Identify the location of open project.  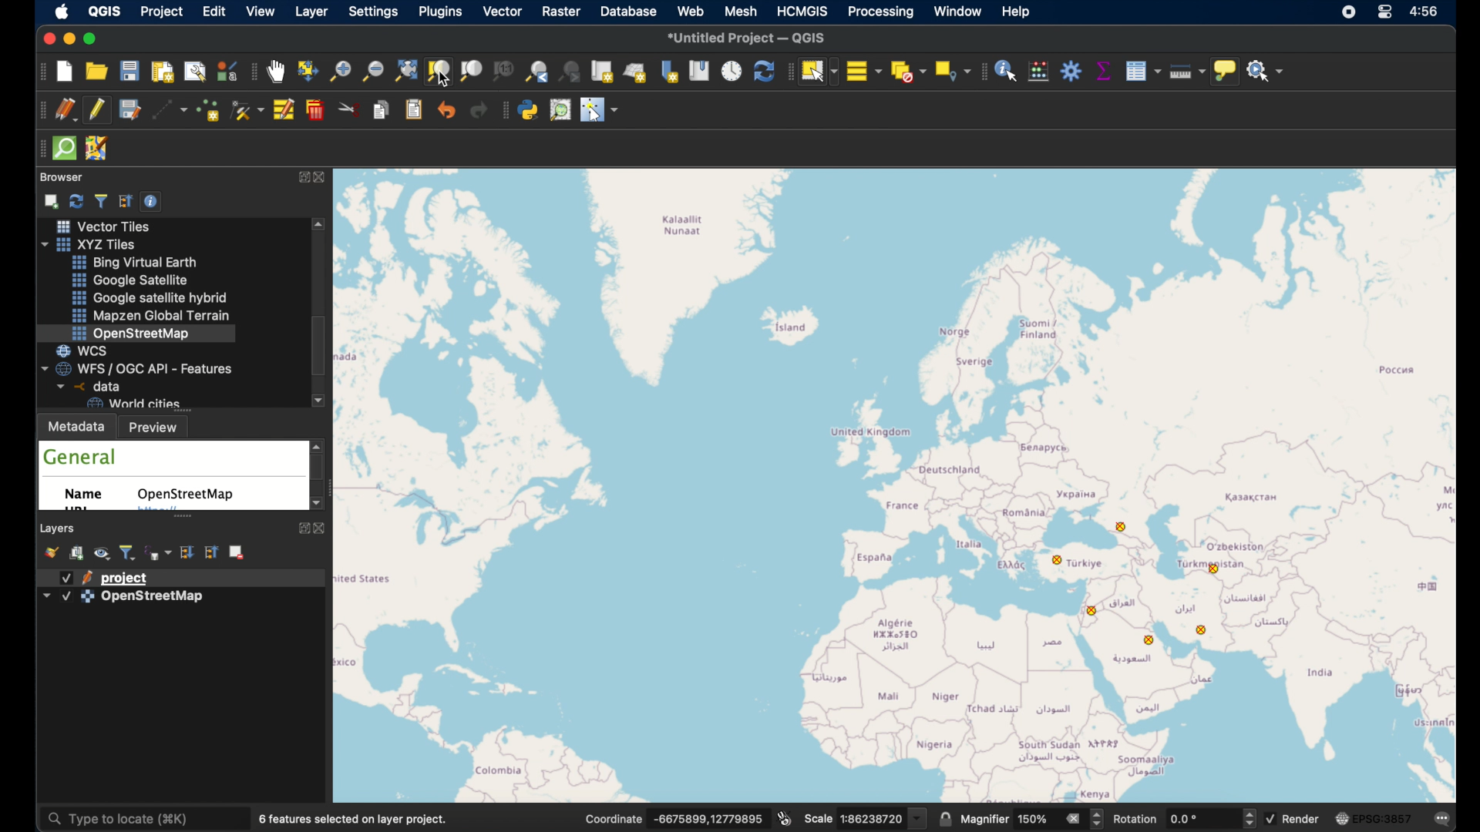
(96, 71).